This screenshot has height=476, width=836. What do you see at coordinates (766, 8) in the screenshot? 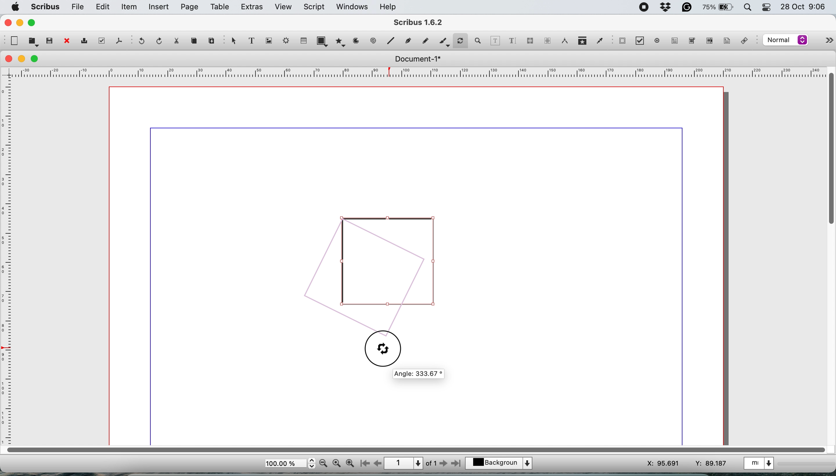
I see `control center` at bounding box center [766, 8].